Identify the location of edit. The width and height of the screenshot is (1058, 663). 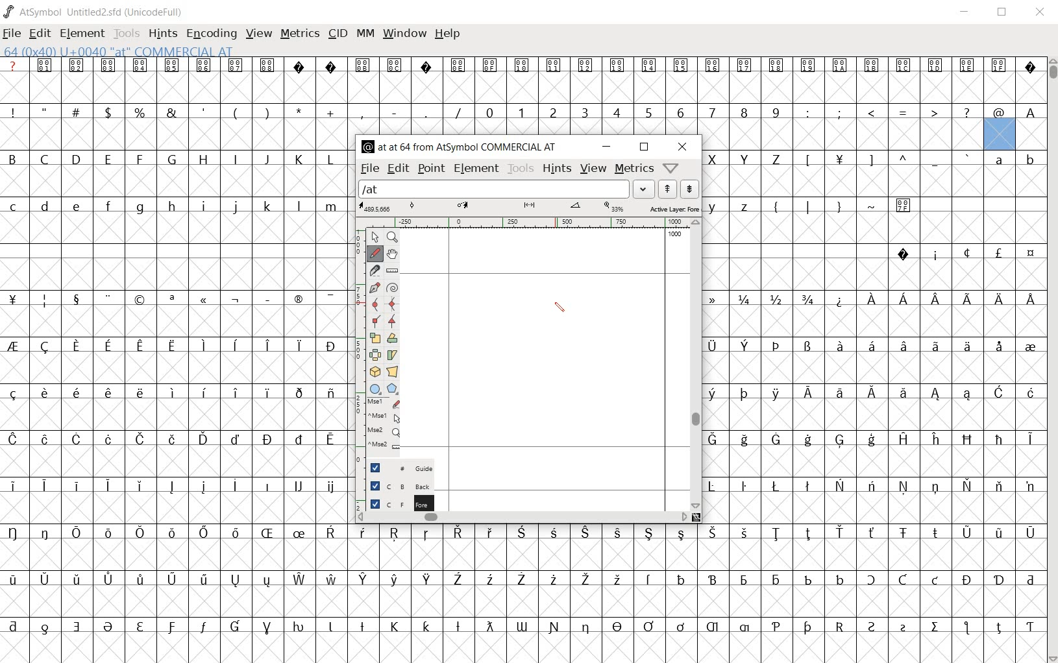
(397, 169).